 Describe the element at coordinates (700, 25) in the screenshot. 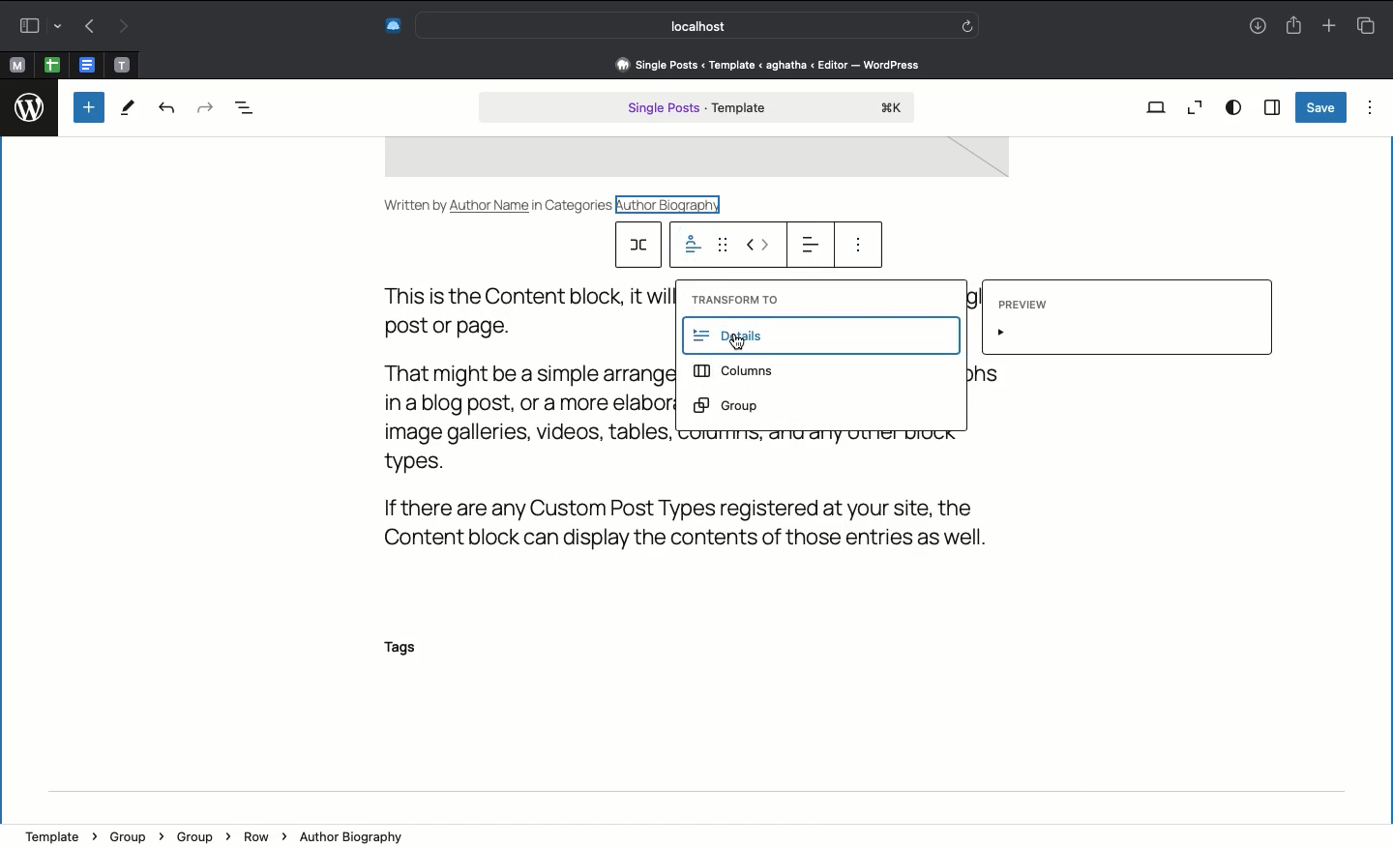

I see `Search bar` at that location.